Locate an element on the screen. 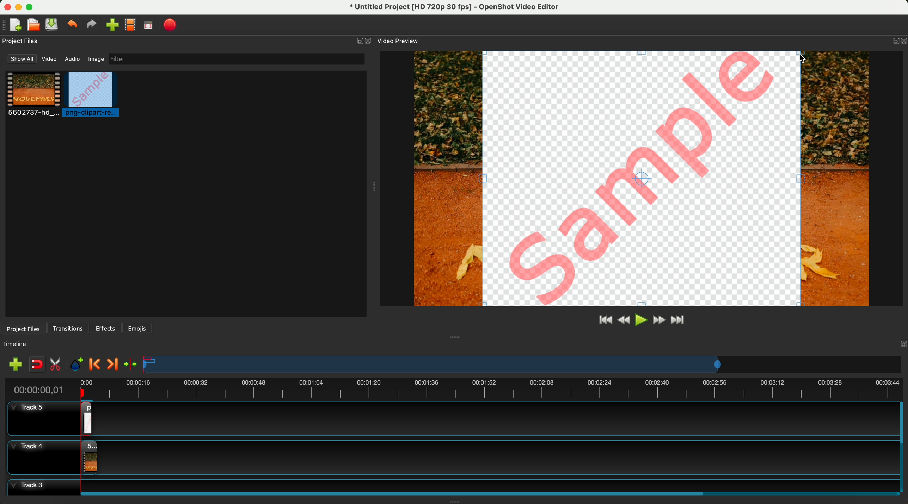  redo is located at coordinates (93, 25).